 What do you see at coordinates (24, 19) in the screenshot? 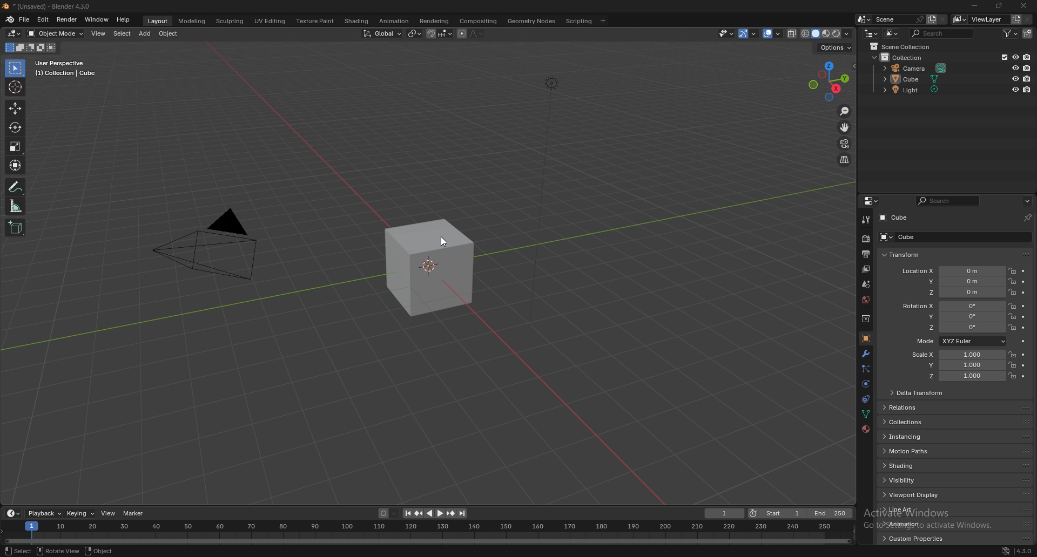
I see `file` at bounding box center [24, 19].